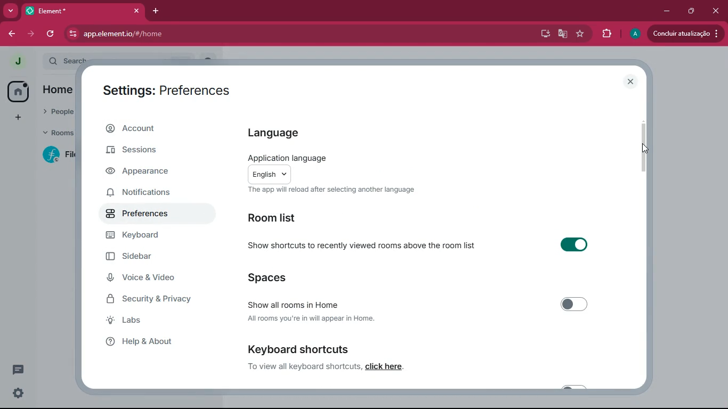 This screenshot has height=409, width=728. What do you see at coordinates (302, 367) in the screenshot?
I see `To view all keyboard shortcuts,` at bounding box center [302, 367].